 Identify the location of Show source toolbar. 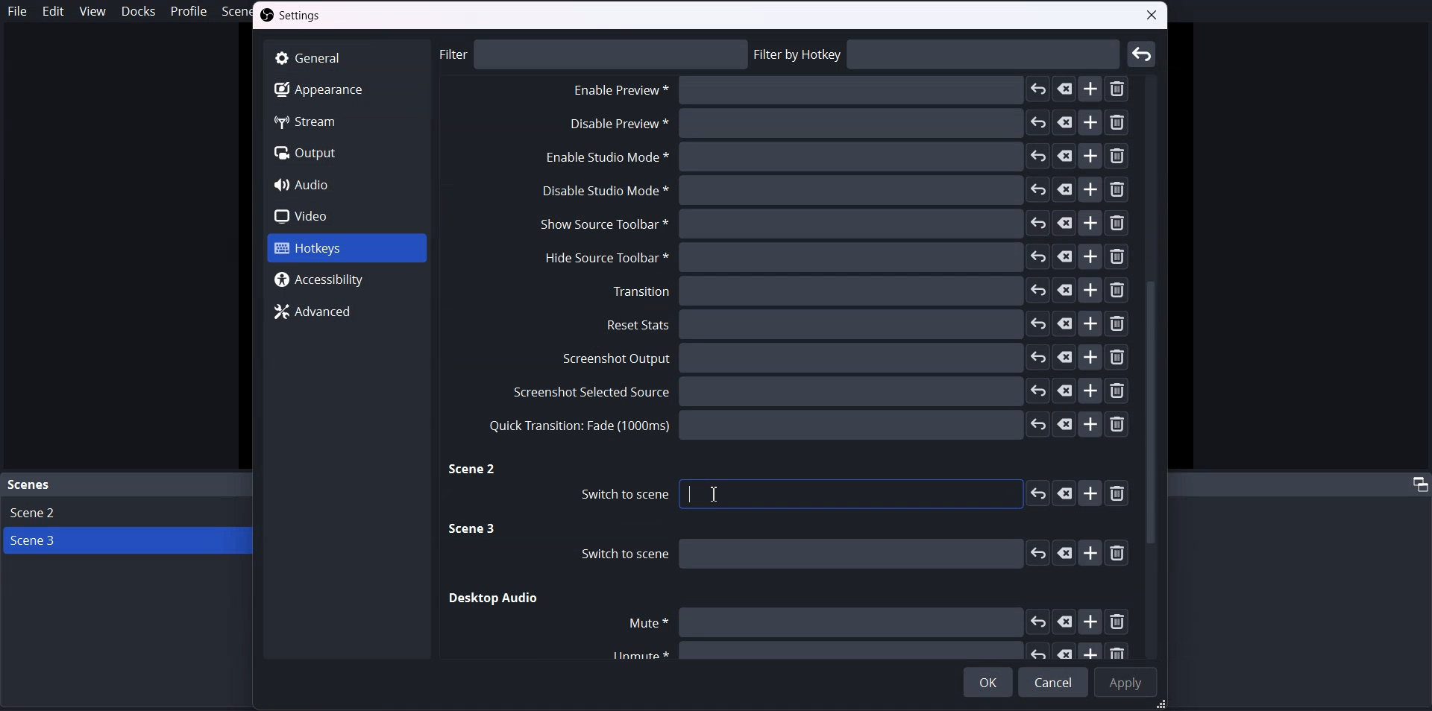
(832, 224).